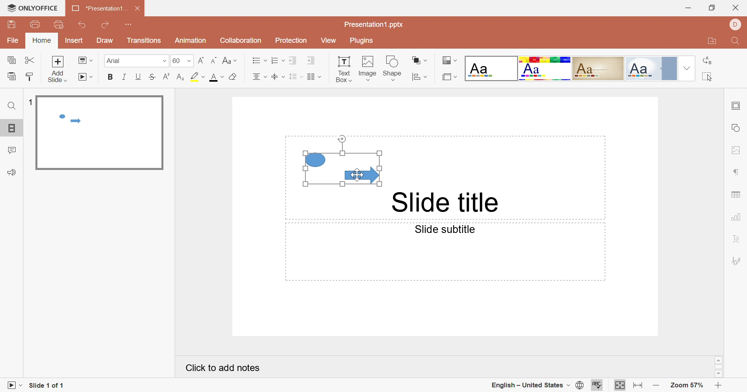 The image size is (747, 392). I want to click on Spell Checking, so click(598, 386).